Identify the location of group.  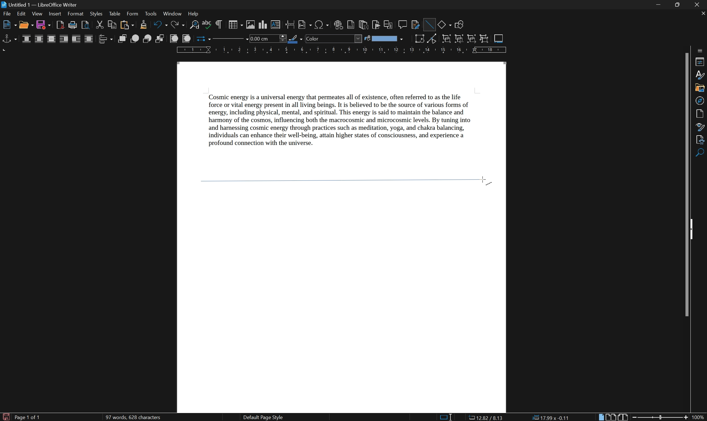
(446, 39).